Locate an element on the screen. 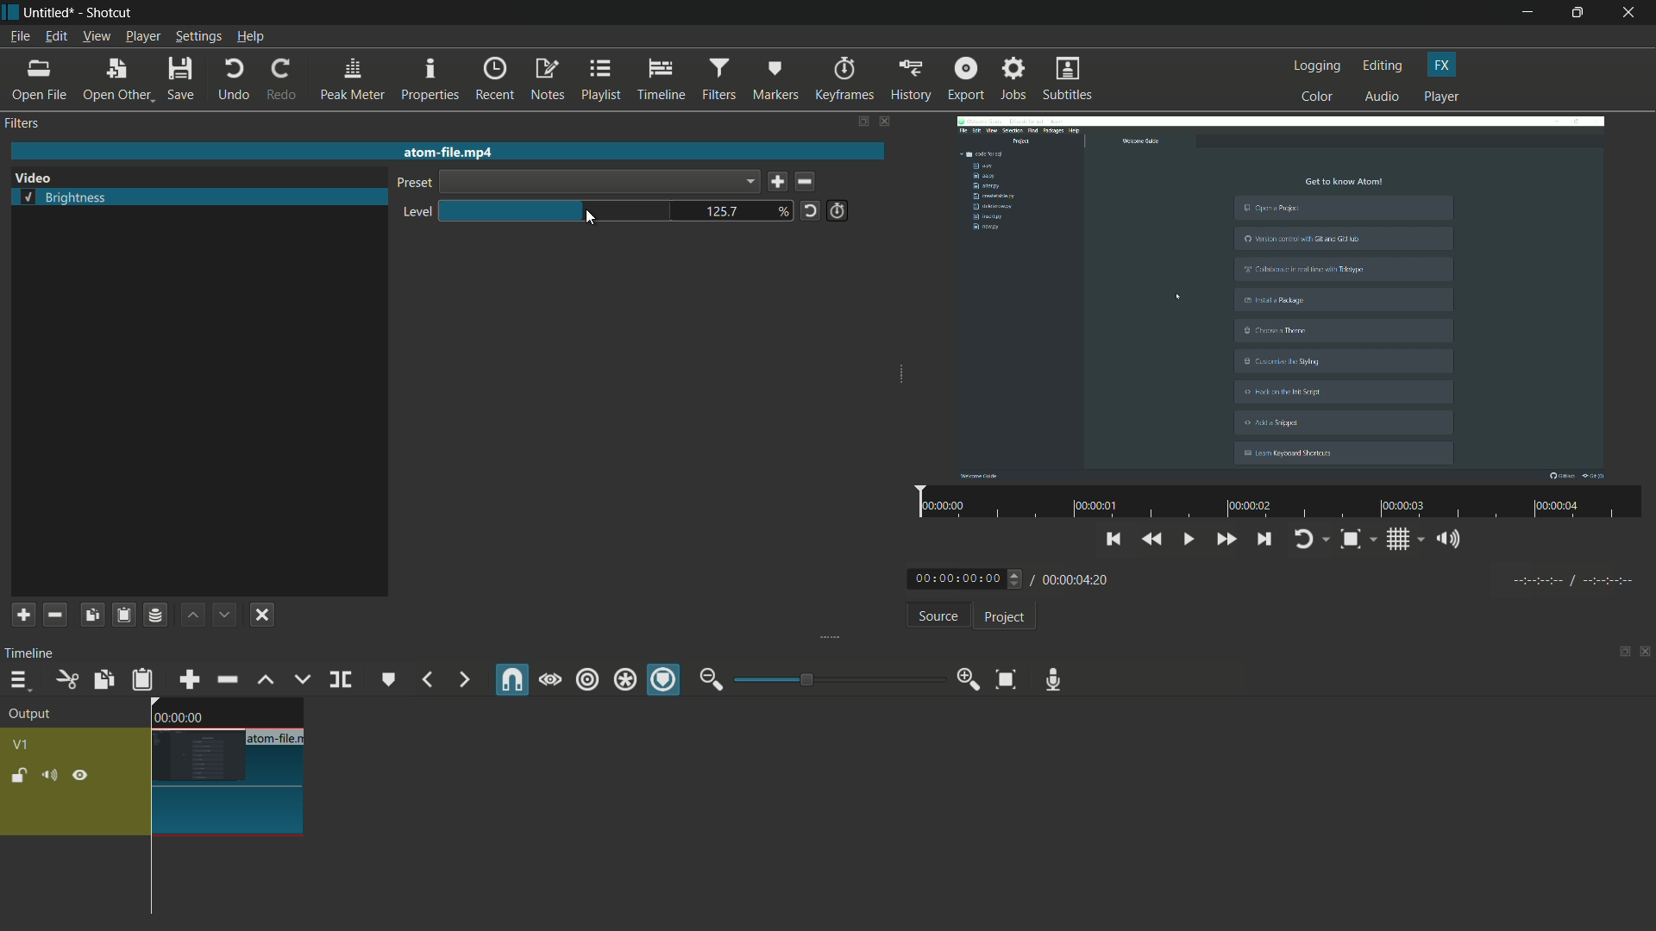 The image size is (1656, 931). zoom out is located at coordinates (711, 679).